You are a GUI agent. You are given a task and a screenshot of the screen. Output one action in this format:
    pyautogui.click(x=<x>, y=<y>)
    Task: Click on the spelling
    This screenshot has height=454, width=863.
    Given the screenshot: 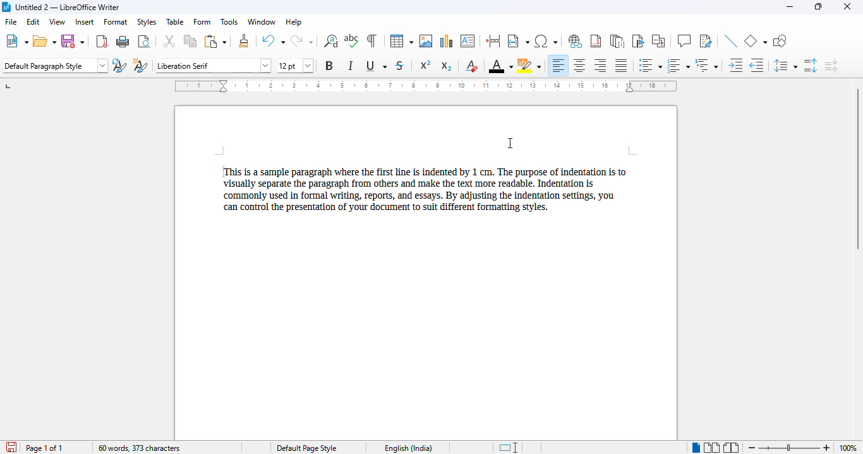 What is the action you would take?
    pyautogui.click(x=352, y=40)
    